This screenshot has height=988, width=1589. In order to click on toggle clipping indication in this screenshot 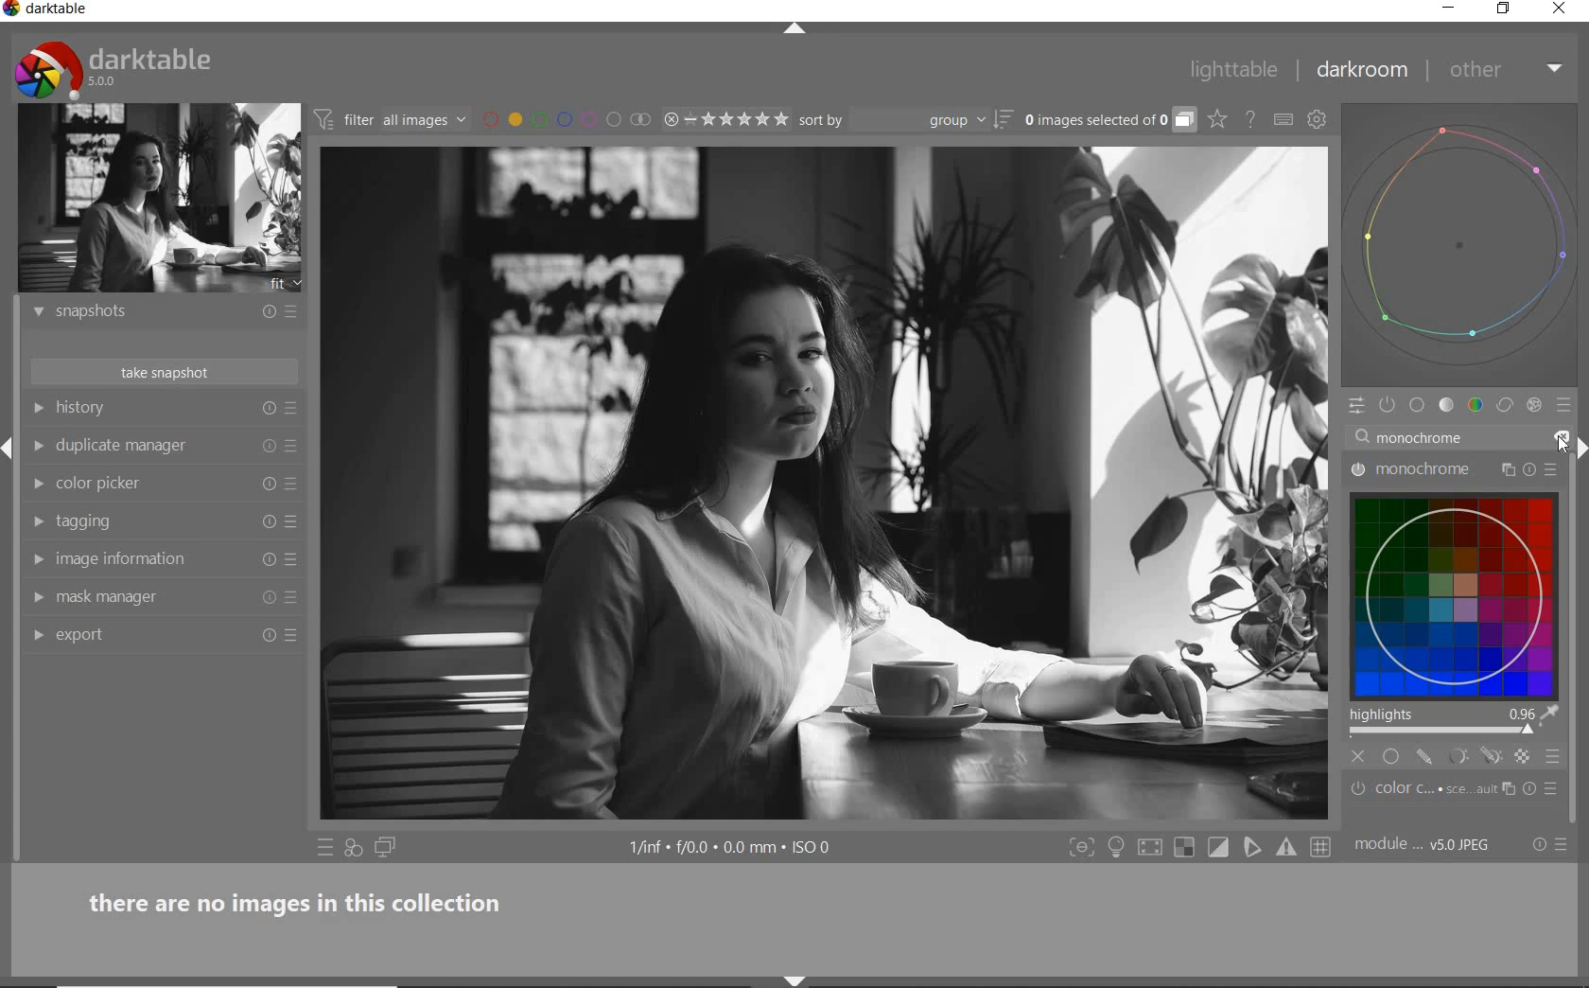, I will do `click(1220, 847)`.